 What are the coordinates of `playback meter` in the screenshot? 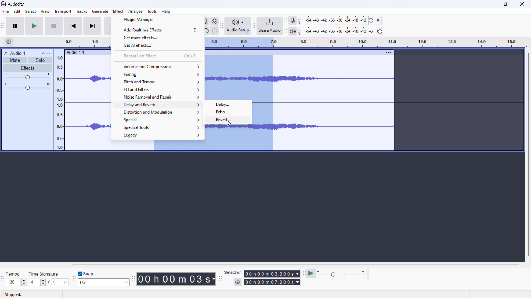 It's located at (293, 31).